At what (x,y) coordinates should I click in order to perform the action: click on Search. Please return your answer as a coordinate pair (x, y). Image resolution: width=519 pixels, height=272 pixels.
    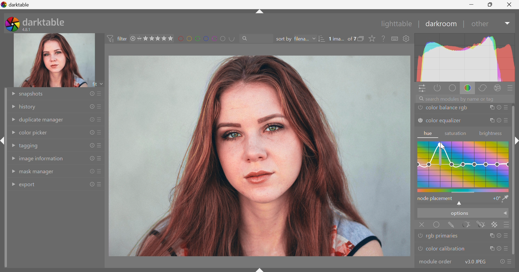
    Looking at the image, I should click on (247, 39).